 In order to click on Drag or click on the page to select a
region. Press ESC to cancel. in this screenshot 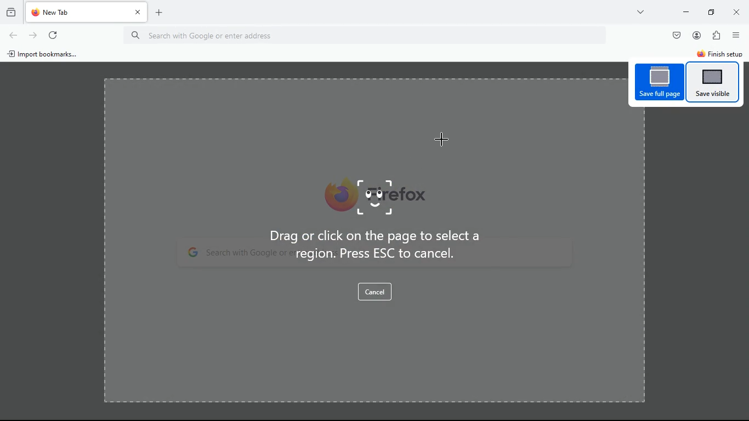, I will do `click(373, 246)`.